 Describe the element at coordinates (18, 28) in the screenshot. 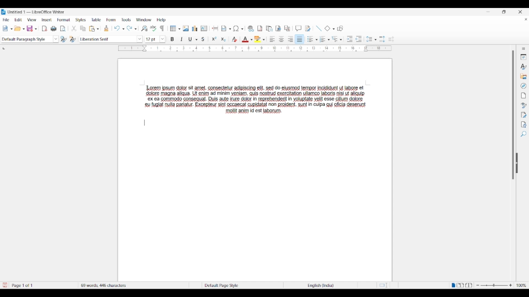

I see `open saved document` at that location.